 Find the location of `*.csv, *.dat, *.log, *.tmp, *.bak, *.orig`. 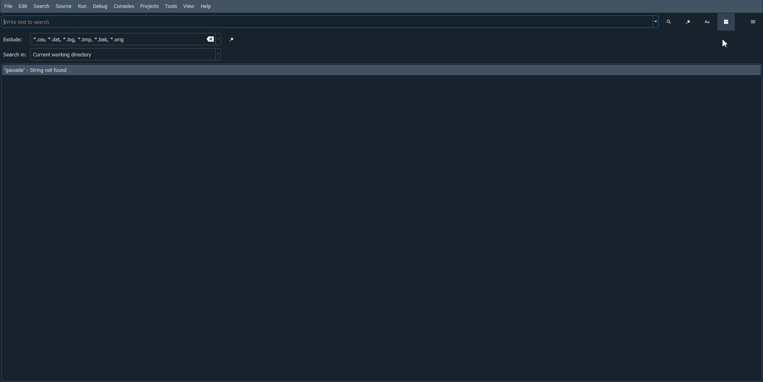

*.csv, *.dat, *.log, *.tmp, *.bak, *.orig is located at coordinates (113, 38).